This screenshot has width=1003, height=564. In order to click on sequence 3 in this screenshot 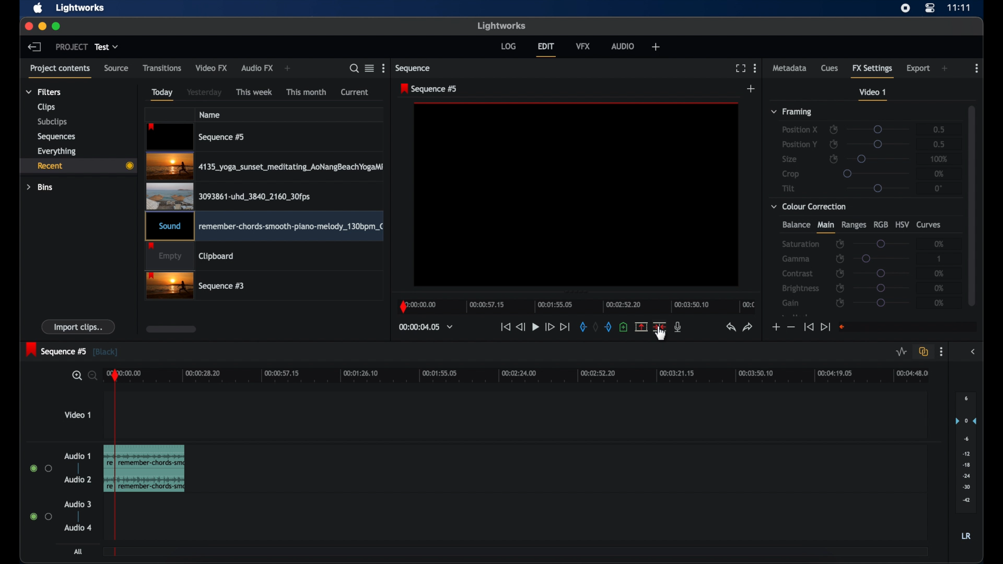, I will do `click(195, 287)`.